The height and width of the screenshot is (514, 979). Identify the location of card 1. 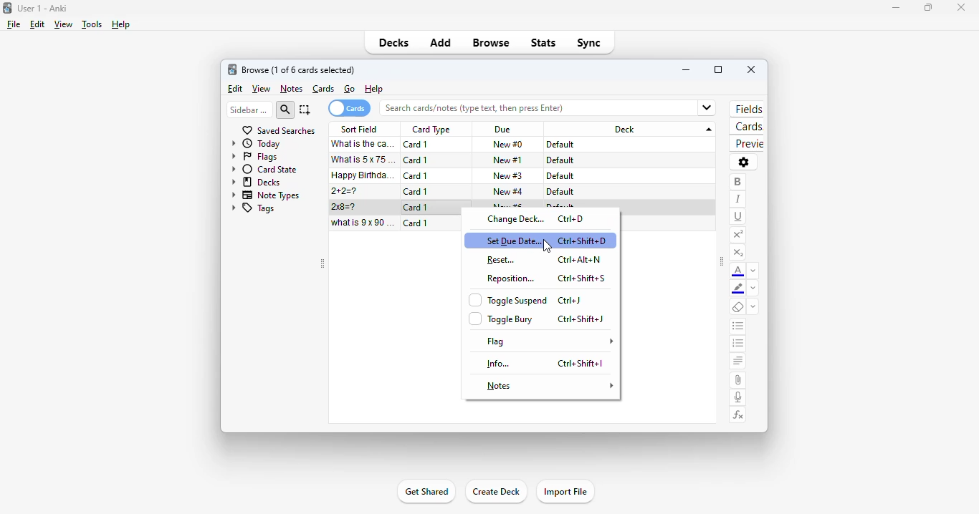
(416, 208).